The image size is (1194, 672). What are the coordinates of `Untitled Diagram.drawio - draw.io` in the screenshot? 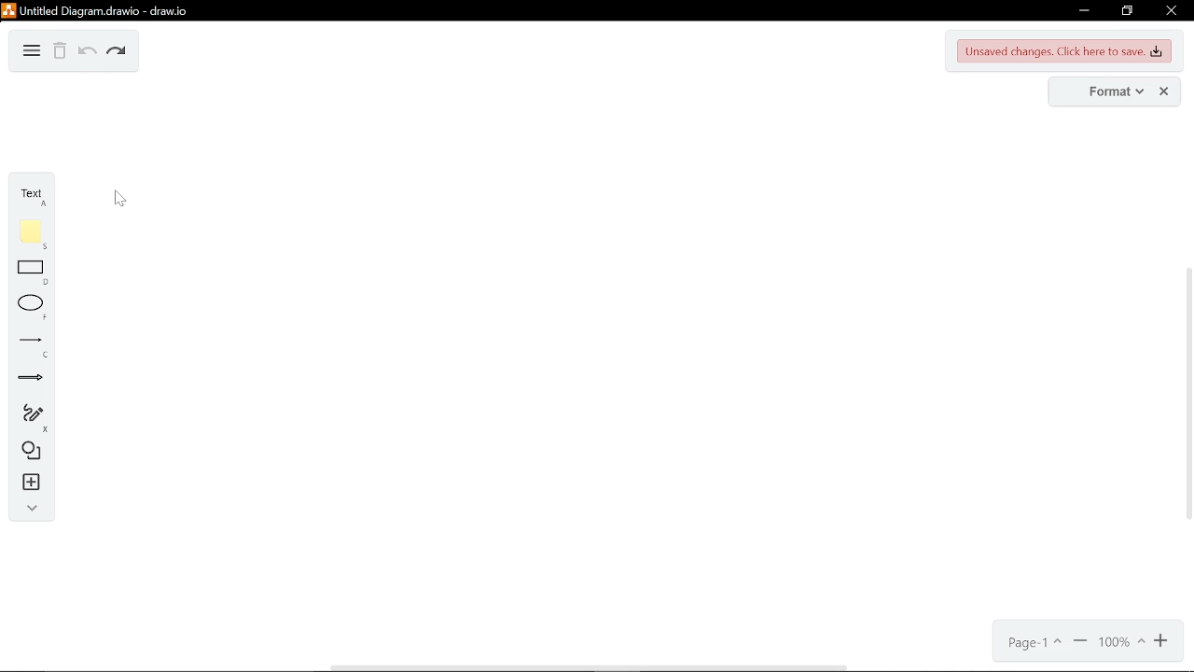 It's located at (96, 13).